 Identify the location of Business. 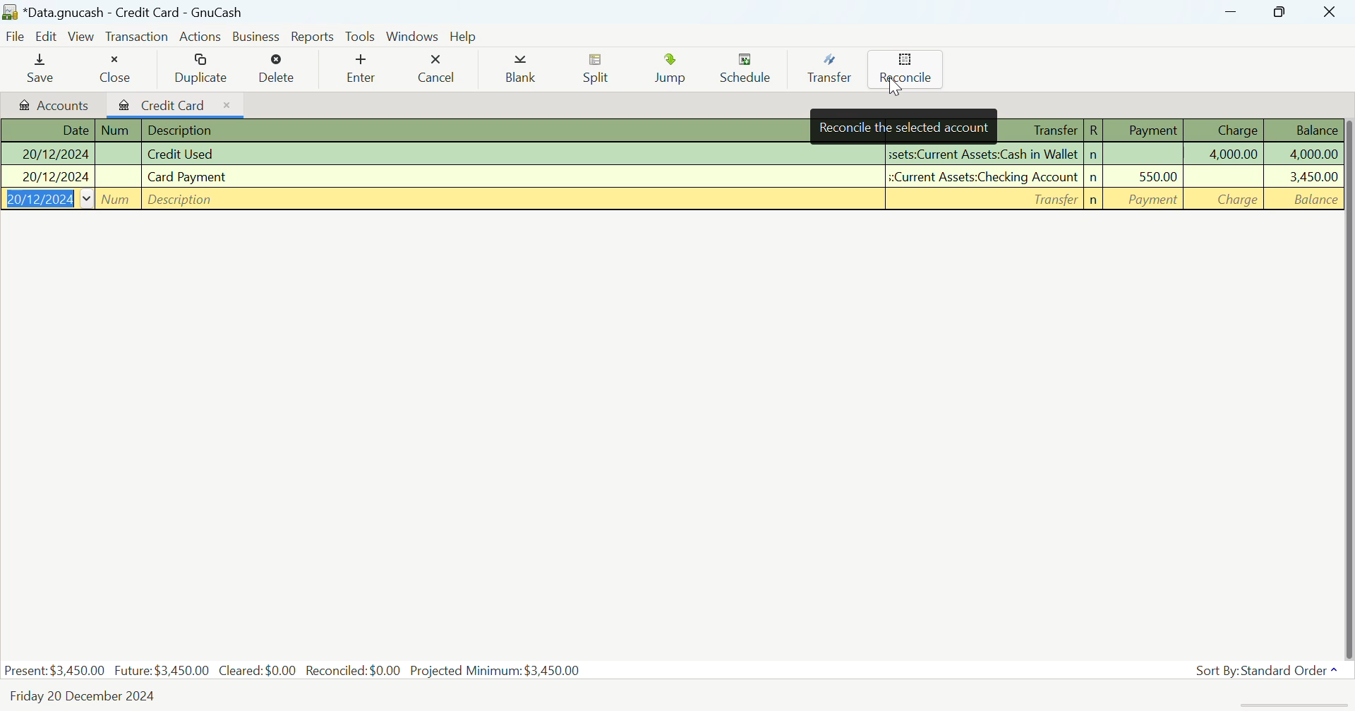
(255, 35).